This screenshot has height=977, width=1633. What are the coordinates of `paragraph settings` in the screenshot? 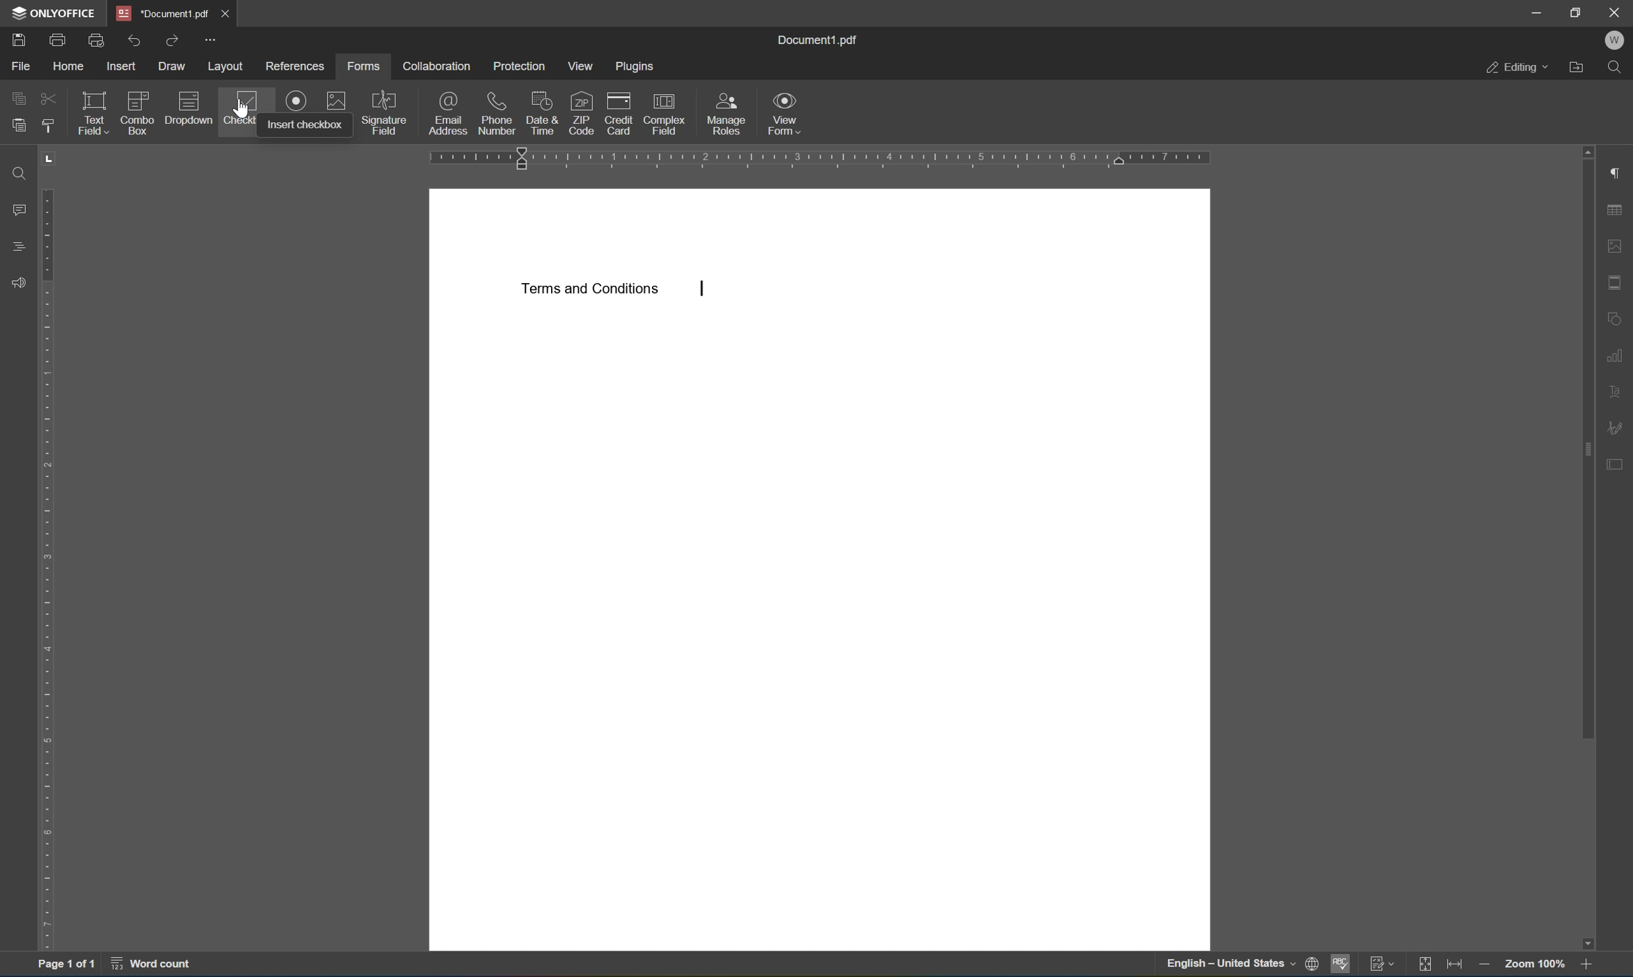 It's located at (1619, 171).